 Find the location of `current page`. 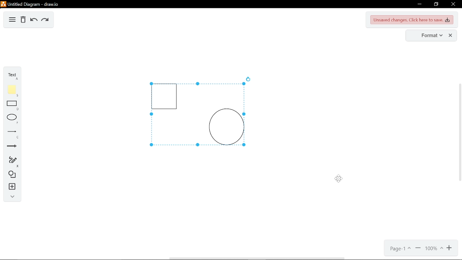

current page is located at coordinates (399, 249).